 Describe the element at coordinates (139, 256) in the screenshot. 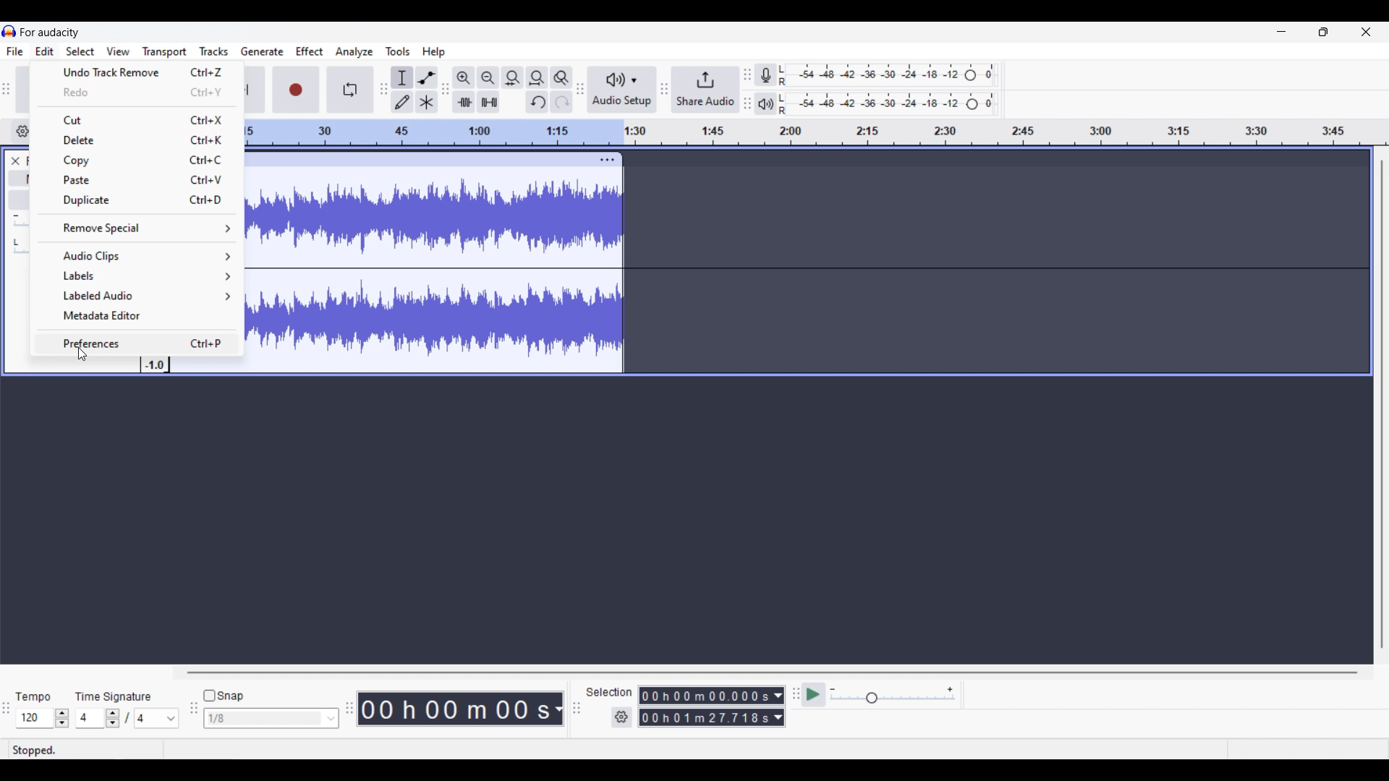

I see `Audio clip options` at that location.